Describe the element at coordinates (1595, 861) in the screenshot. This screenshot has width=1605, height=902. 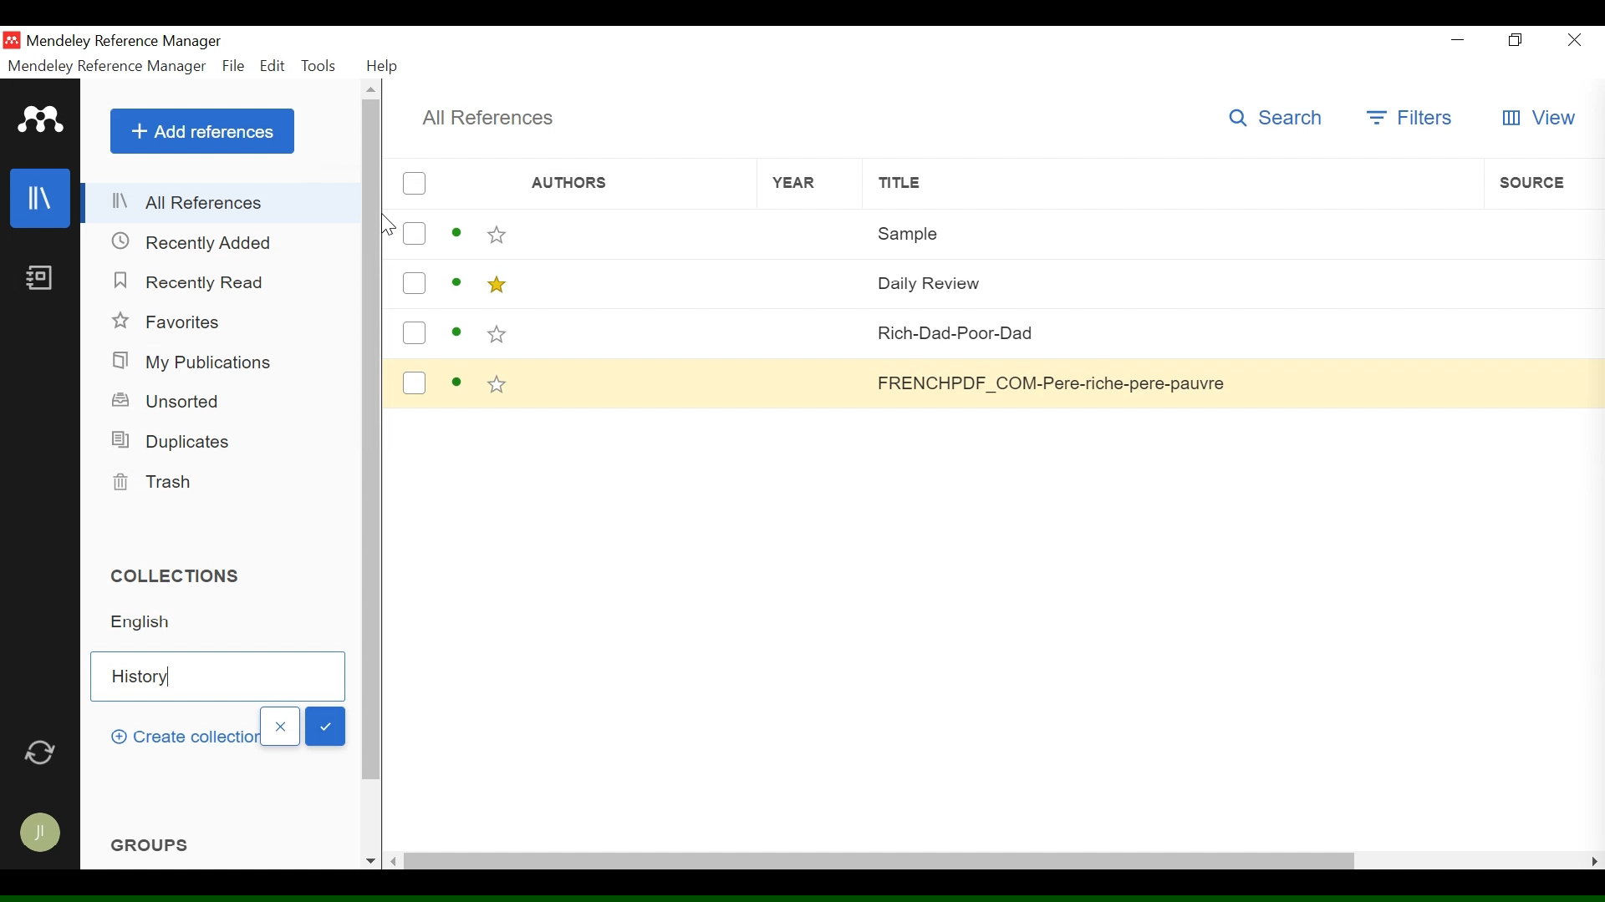
I see `Scroll Right` at that location.